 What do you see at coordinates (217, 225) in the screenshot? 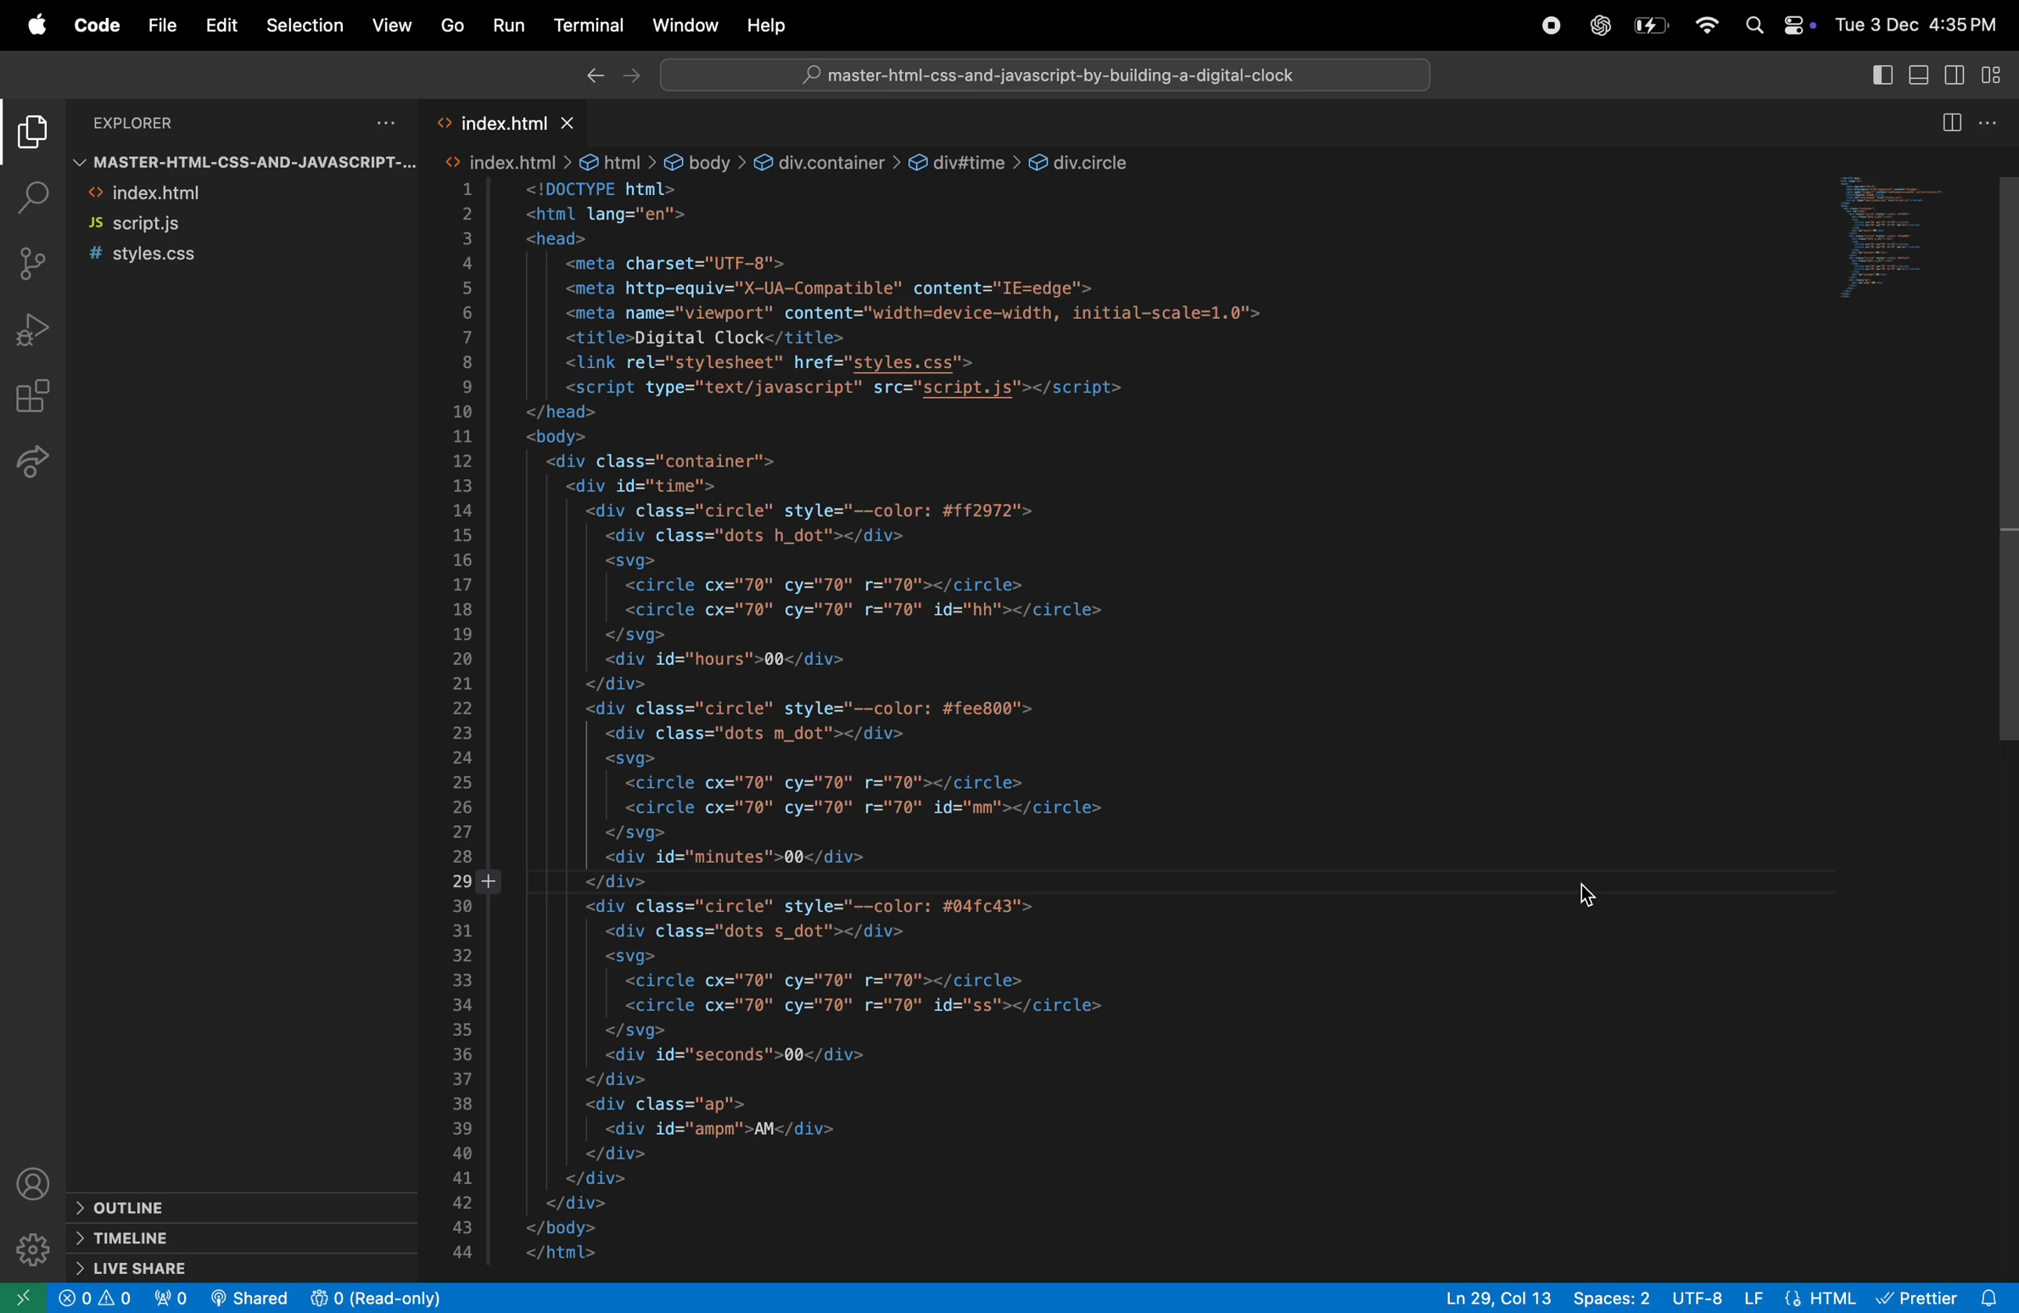
I see `script.js` at bounding box center [217, 225].